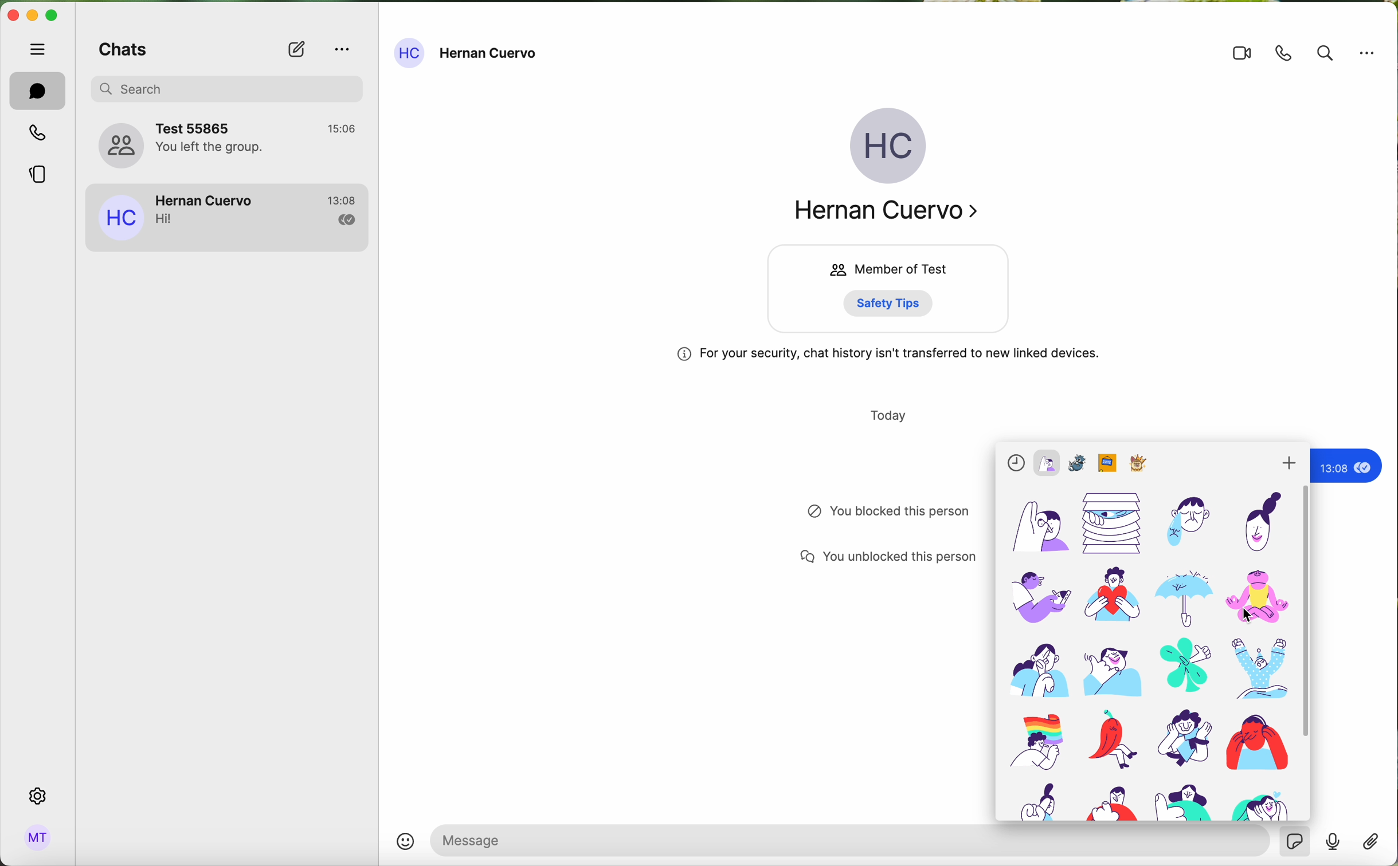 The width and height of the screenshot is (1398, 866). I want to click on chats, so click(122, 52).